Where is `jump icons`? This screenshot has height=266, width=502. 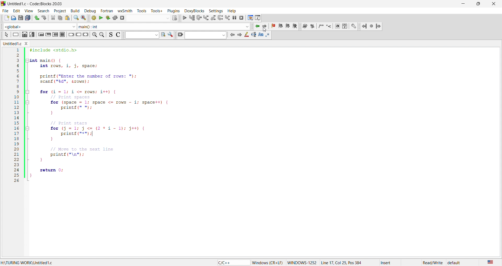
jump icons is located at coordinates (370, 26).